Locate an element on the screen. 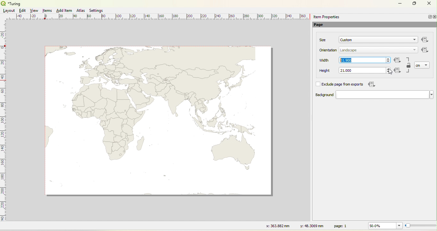  item properties is located at coordinates (326, 17).